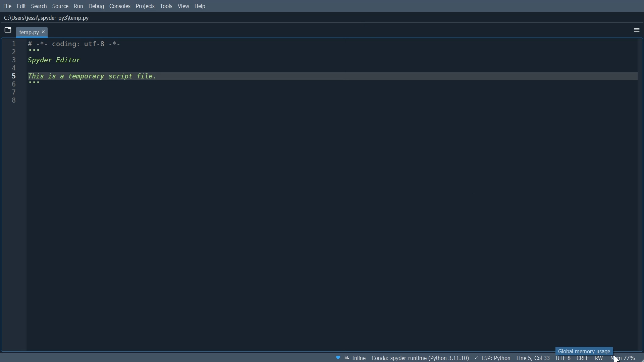  What do you see at coordinates (120, 7) in the screenshot?
I see `Consoles` at bounding box center [120, 7].